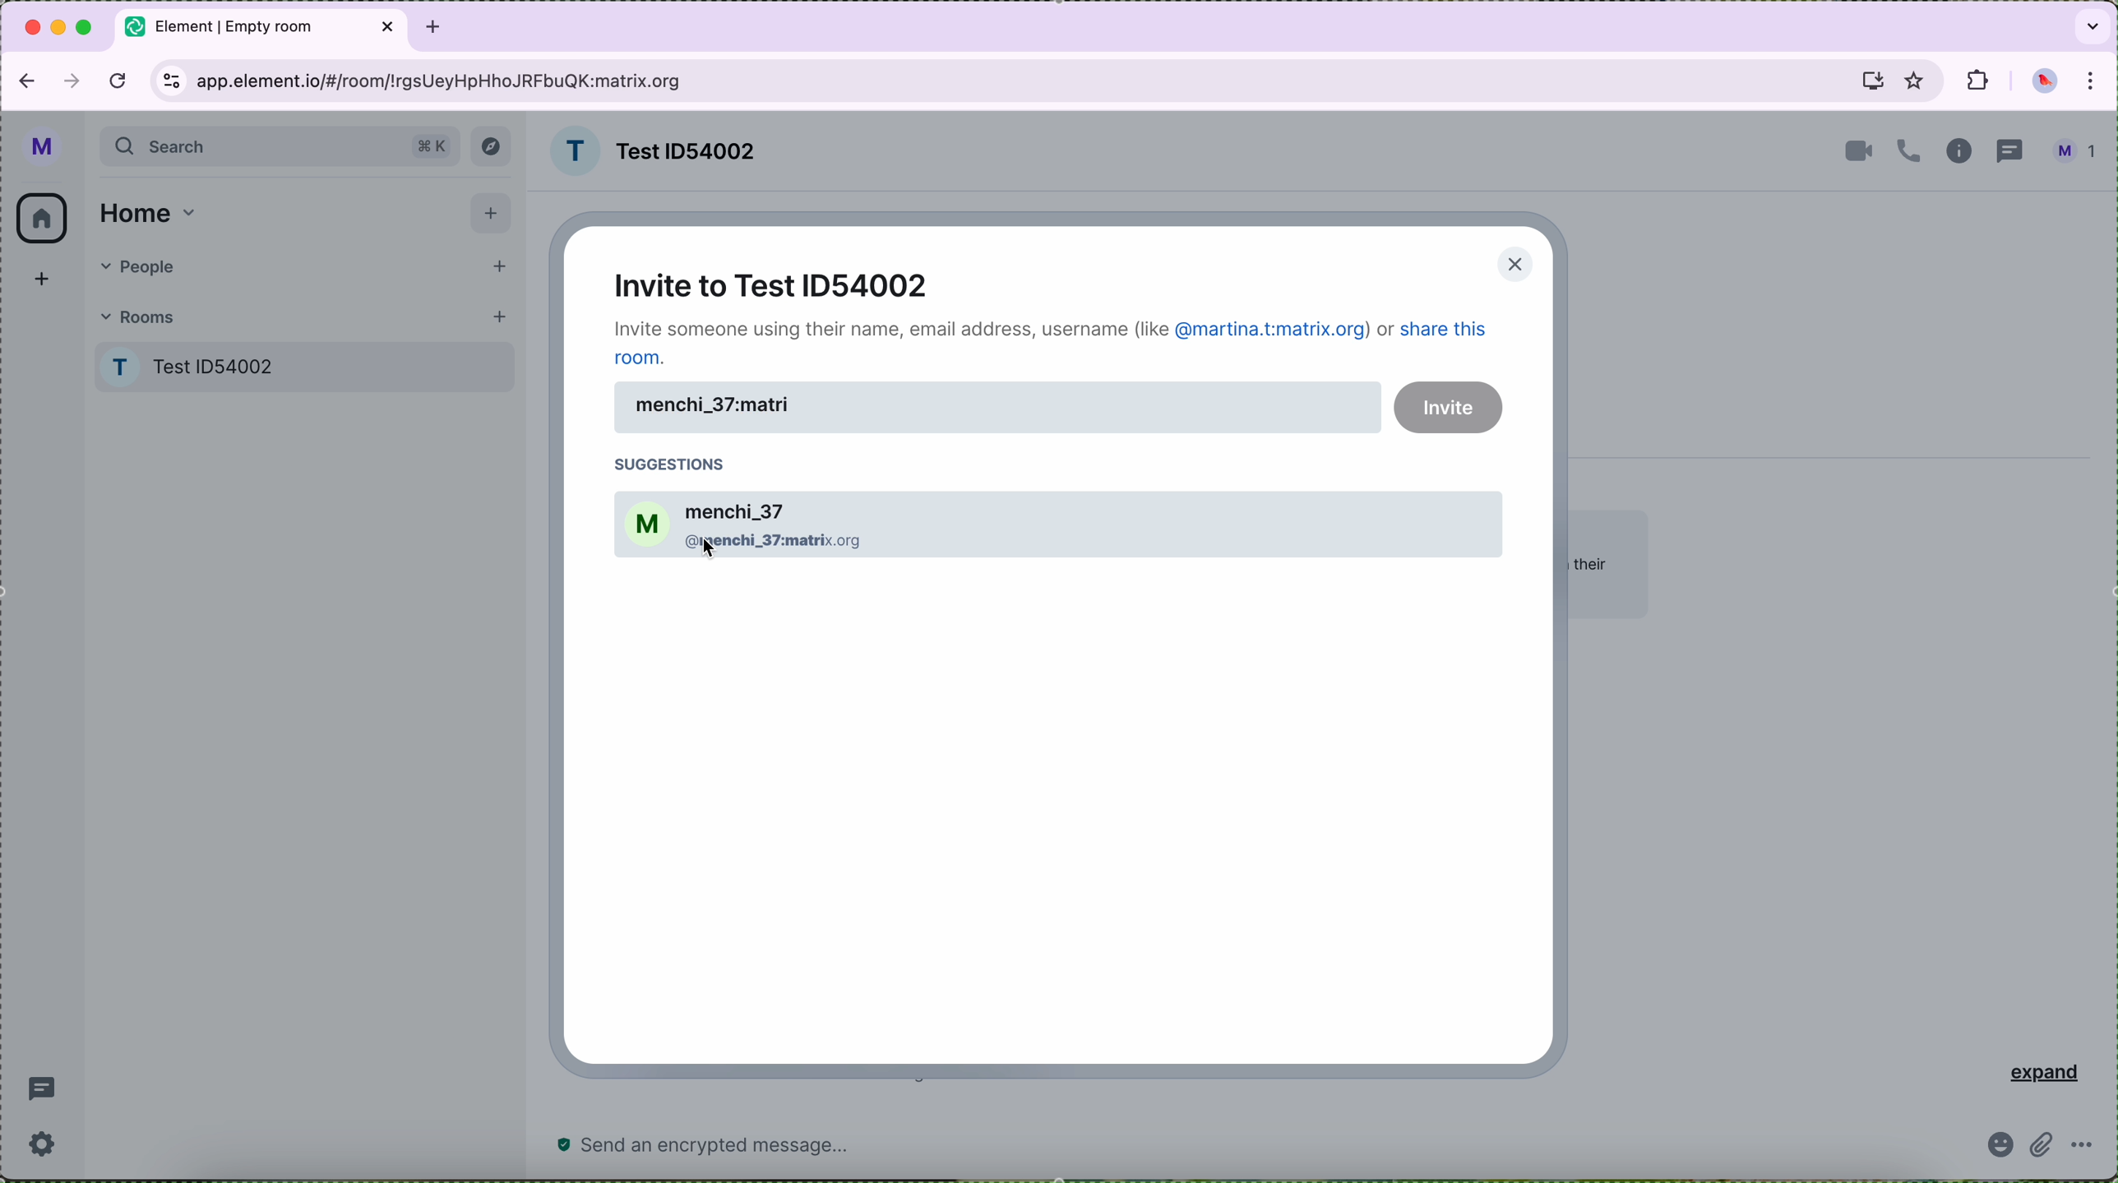  I want to click on note, so click(1055, 341).